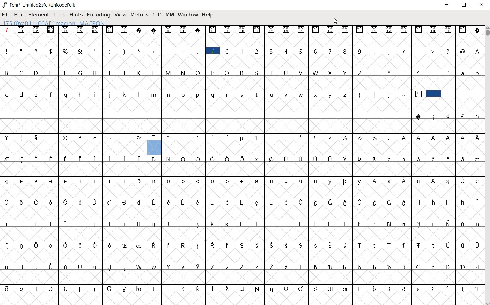 This screenshot has height=305, width=490. Describe the element at coordinates (361, 202) in the screenshot. I see `Symbol` at that location.